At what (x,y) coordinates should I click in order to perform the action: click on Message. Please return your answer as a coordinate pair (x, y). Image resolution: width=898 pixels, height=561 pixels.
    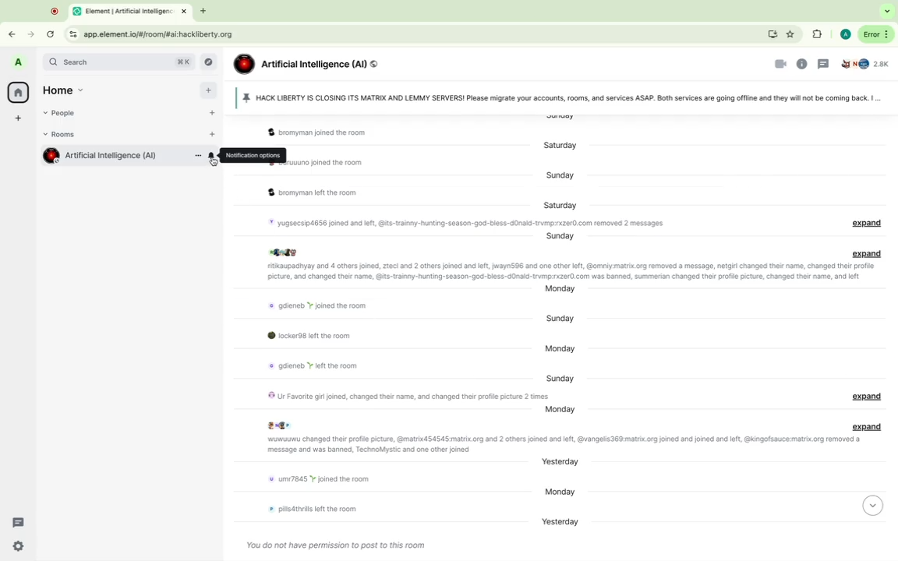
    Looking at the image, I should click on (402, 396).